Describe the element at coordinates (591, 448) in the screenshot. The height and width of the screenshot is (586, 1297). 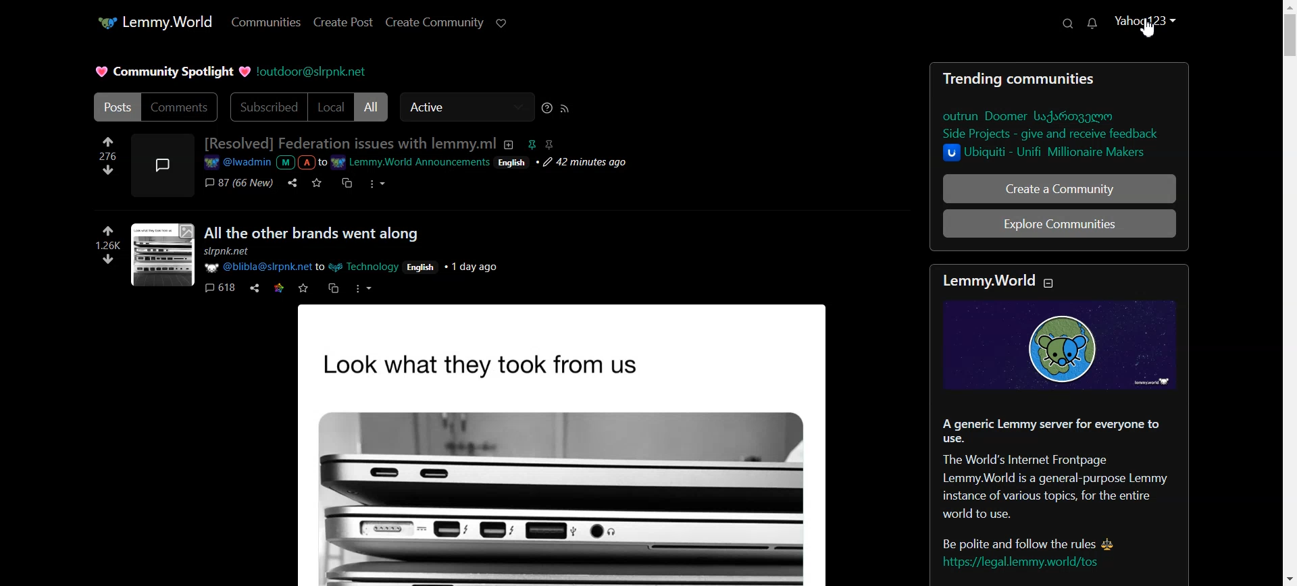
I see `Post` at that location.